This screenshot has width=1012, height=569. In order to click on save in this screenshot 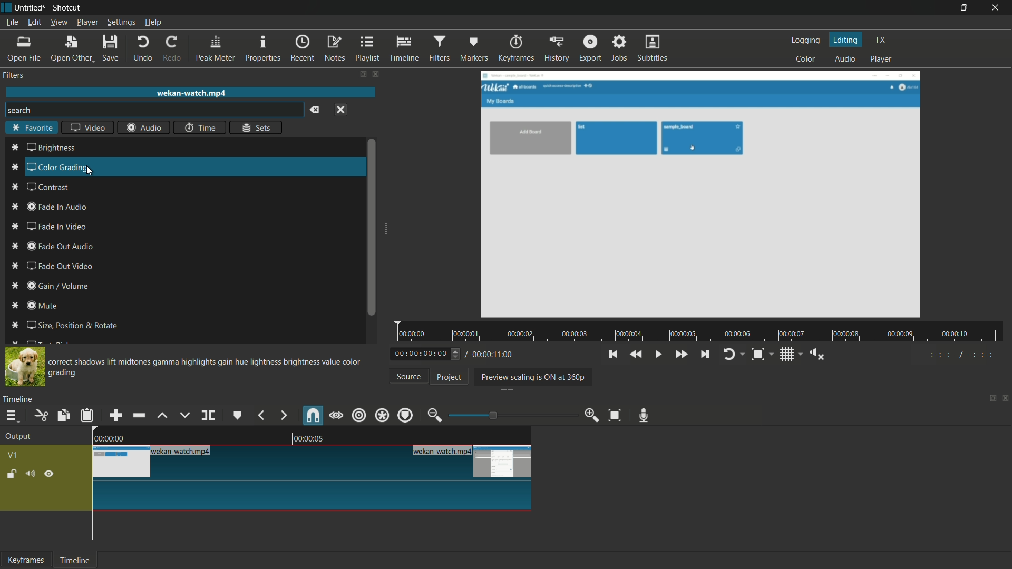, I will do `click(113, 48)`.